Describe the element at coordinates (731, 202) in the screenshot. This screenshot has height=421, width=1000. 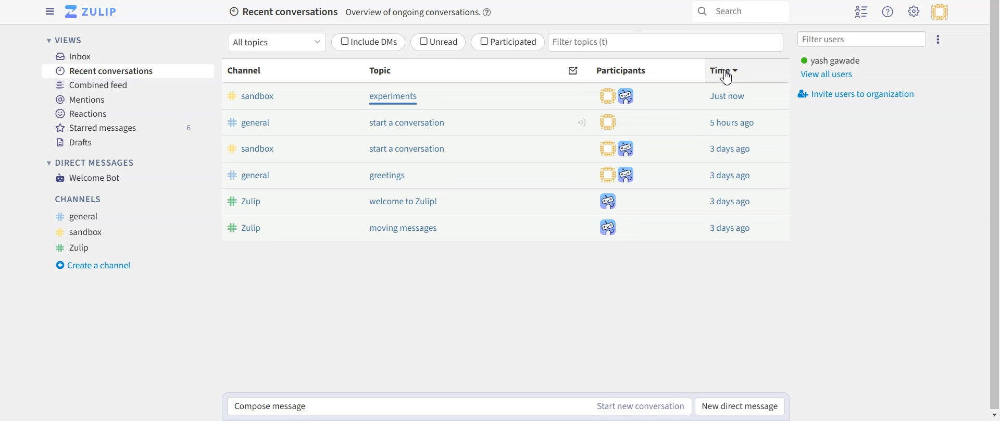
I see `5 hours ago` at that location.